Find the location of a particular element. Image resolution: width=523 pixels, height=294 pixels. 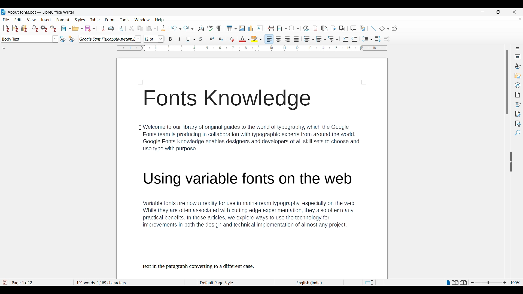

Manage changes is located at coordinates (518, 114).